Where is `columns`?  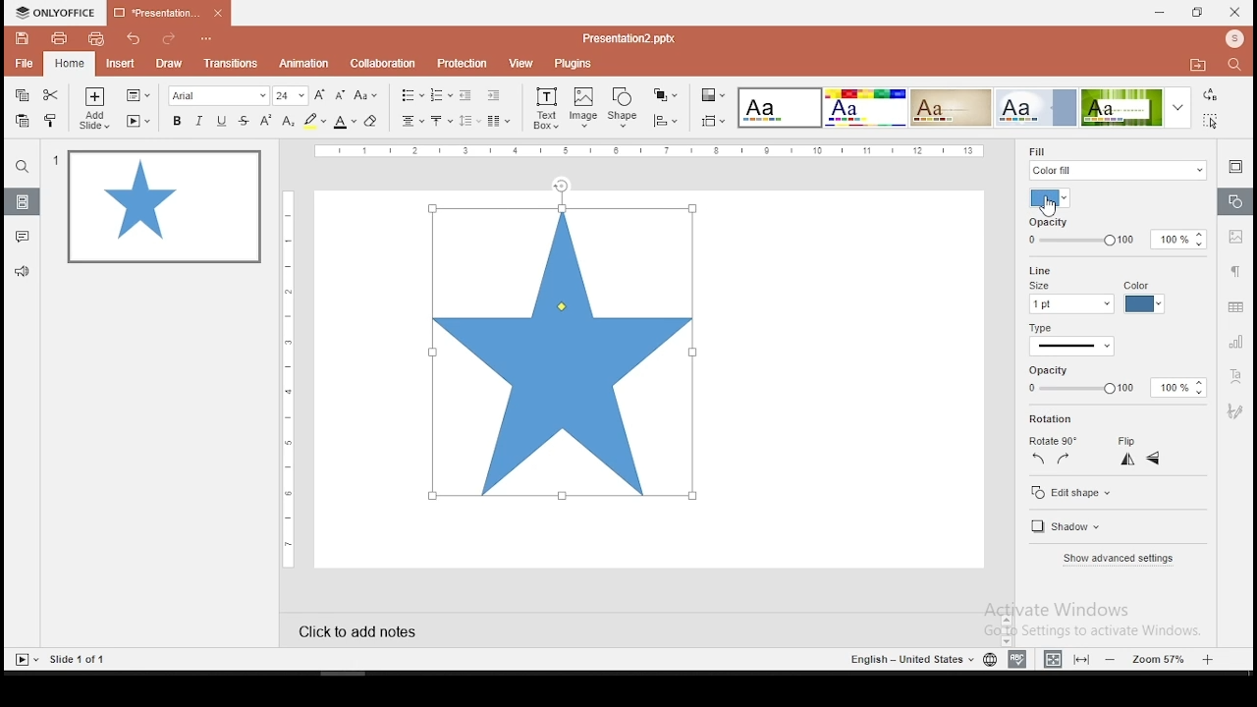 columns is located at coordinates (497, 120).